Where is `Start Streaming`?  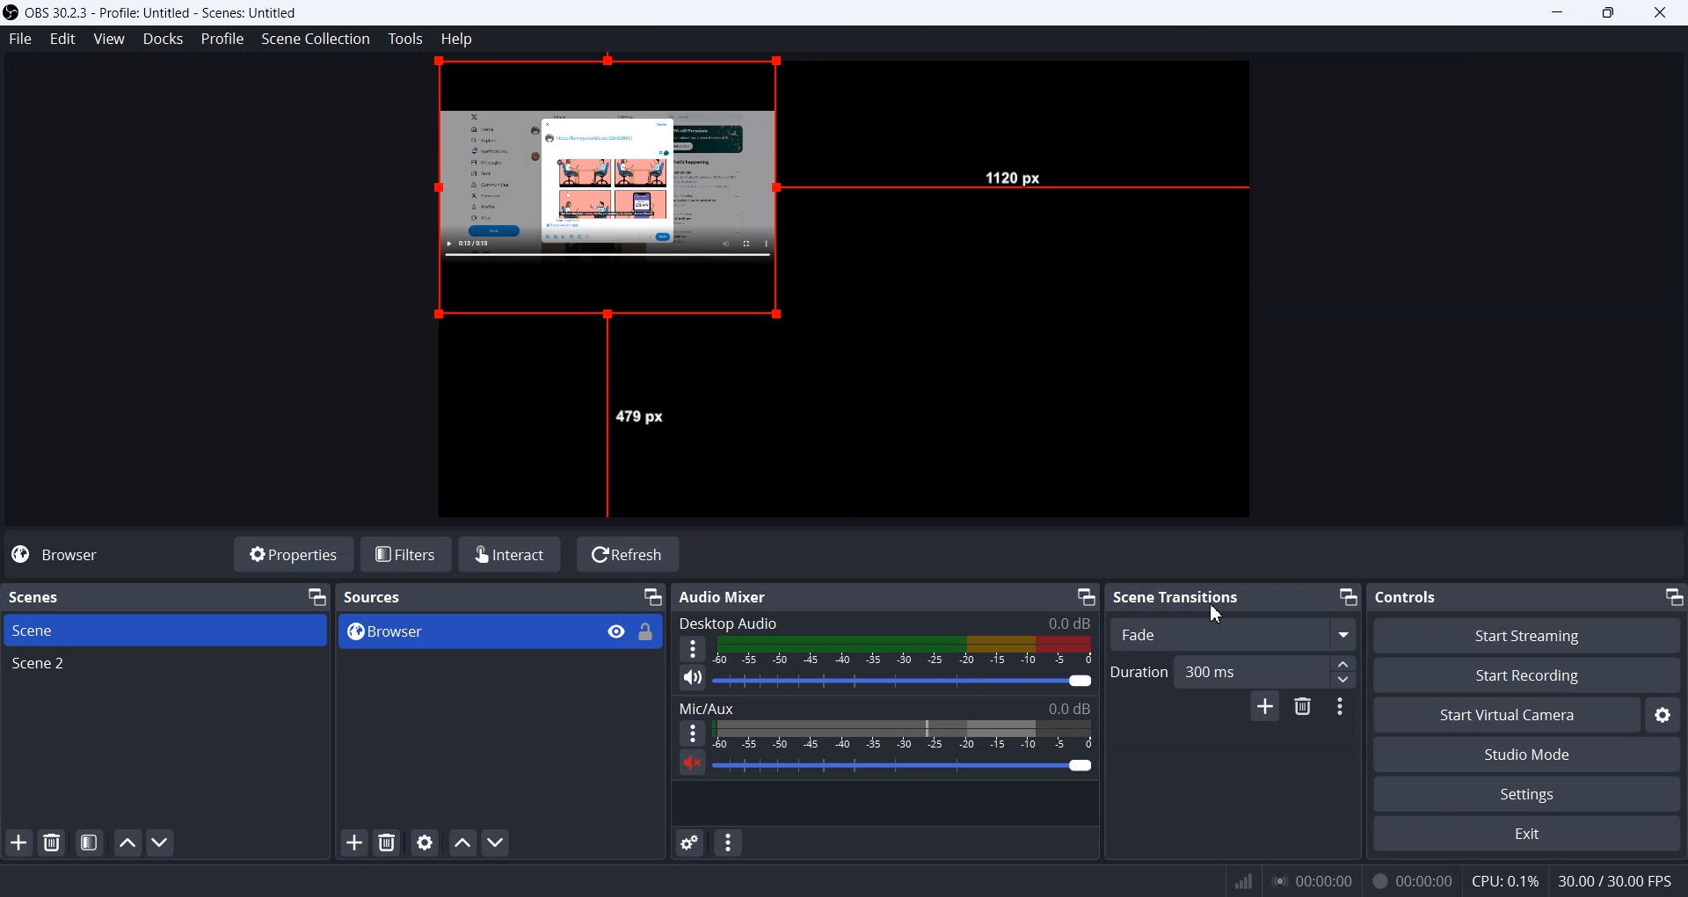 Start Streaming is located at coordinates (1526, 633).